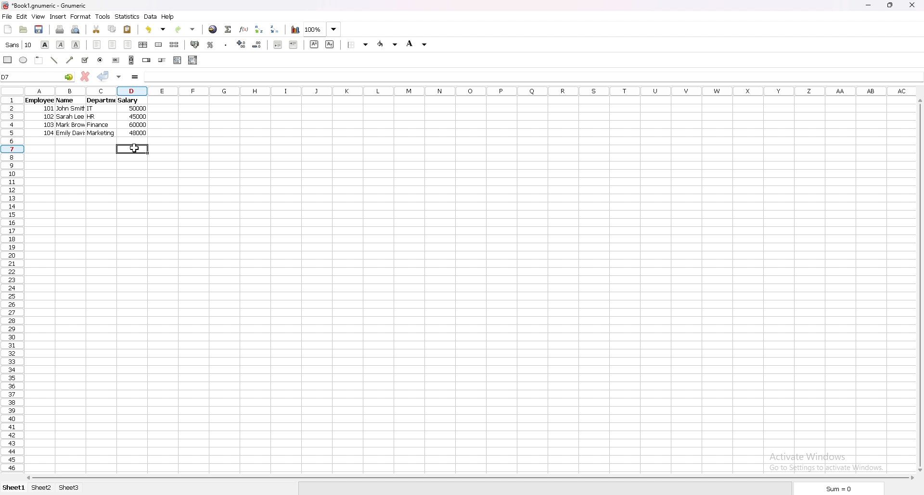 The width and height of the screenshot is (924, 495). I want to click on italic, so click(61, 45).